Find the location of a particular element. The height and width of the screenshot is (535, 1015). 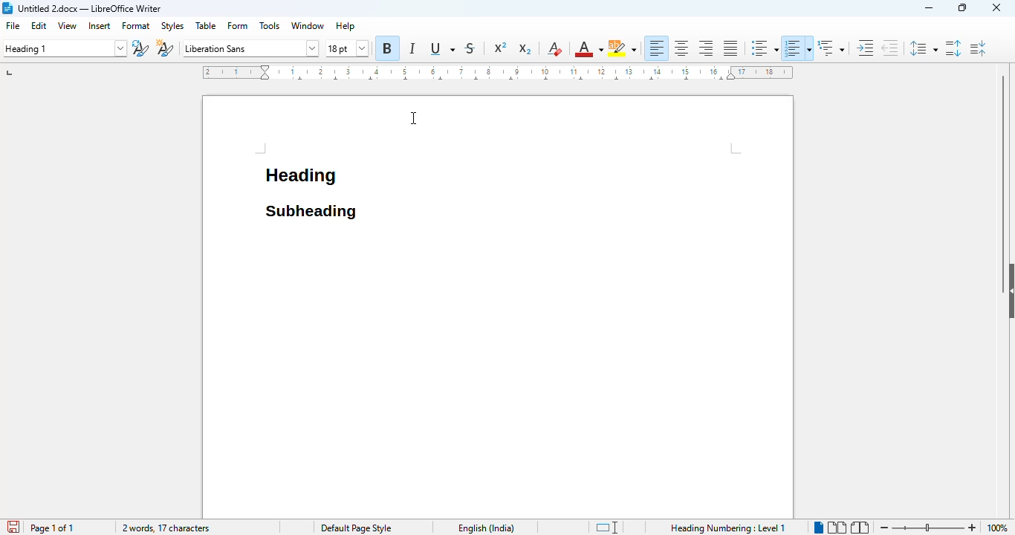

zoom factor is located at coordinates (999, 528).